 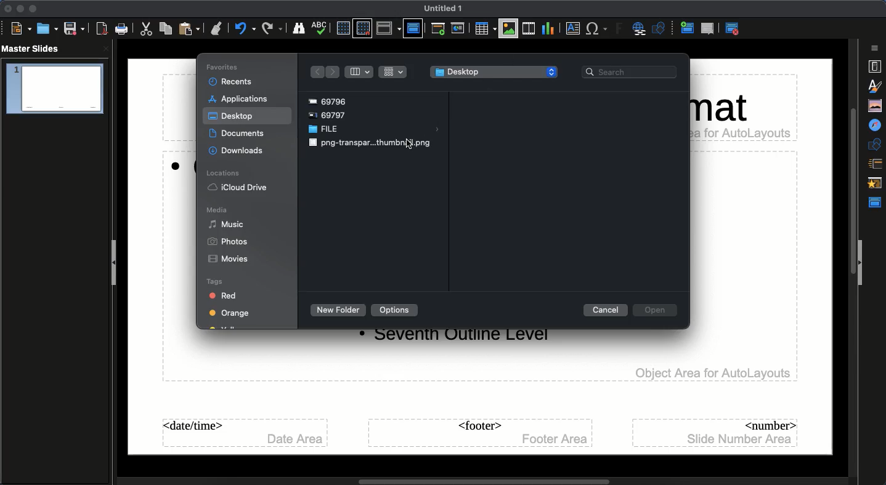 What do you see at coordinates (333, 72) in the screenshot?
I see `Forward` at bounding box center [333, 72].